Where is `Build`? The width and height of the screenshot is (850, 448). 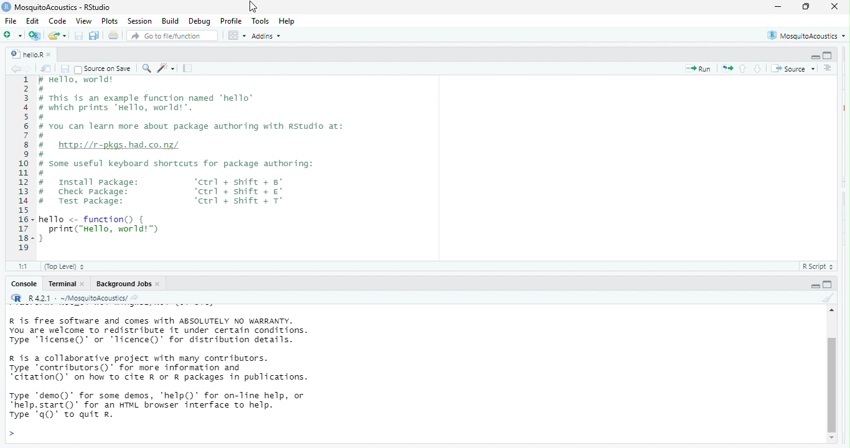 Build is located at coordinates (170, 21).